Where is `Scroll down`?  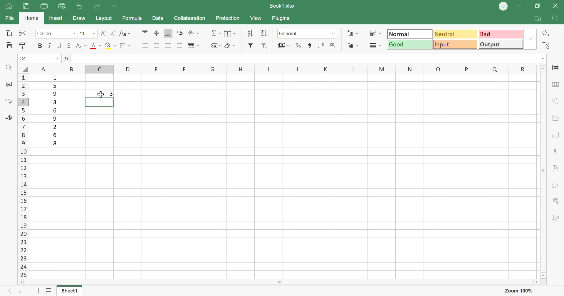 Scroll down is located at coordinates (543, 275).